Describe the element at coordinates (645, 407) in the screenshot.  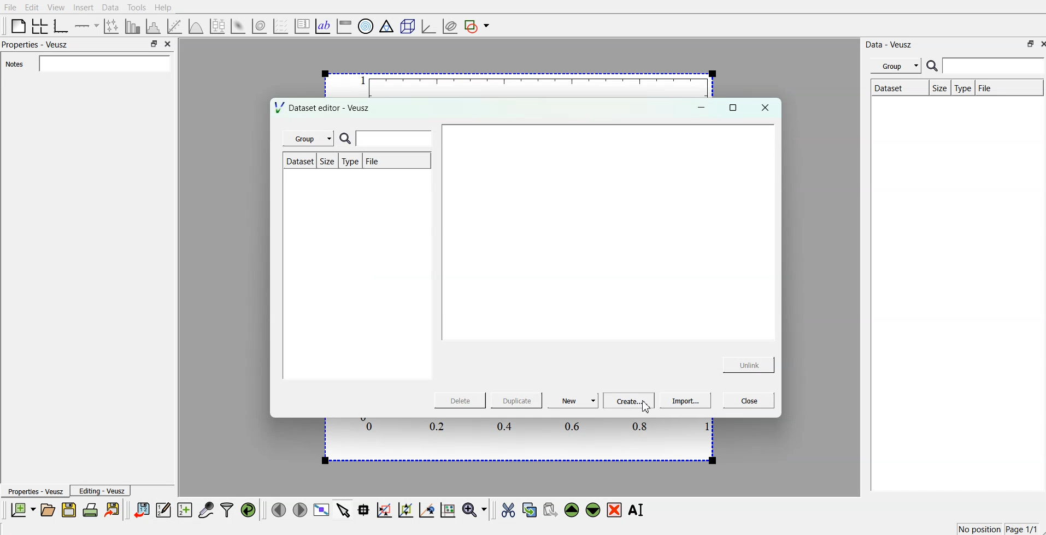
I see `cursor` at that location.